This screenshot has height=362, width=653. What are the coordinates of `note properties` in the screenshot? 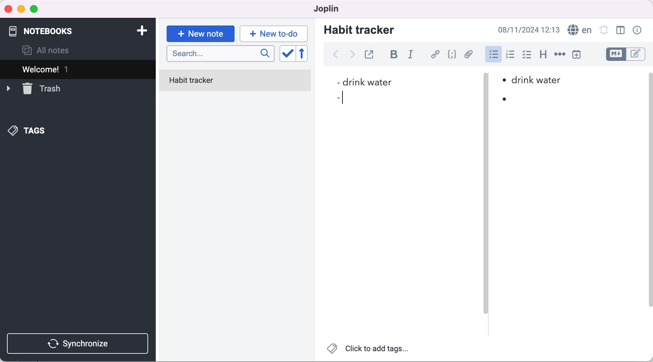 It's located at (638, 30).